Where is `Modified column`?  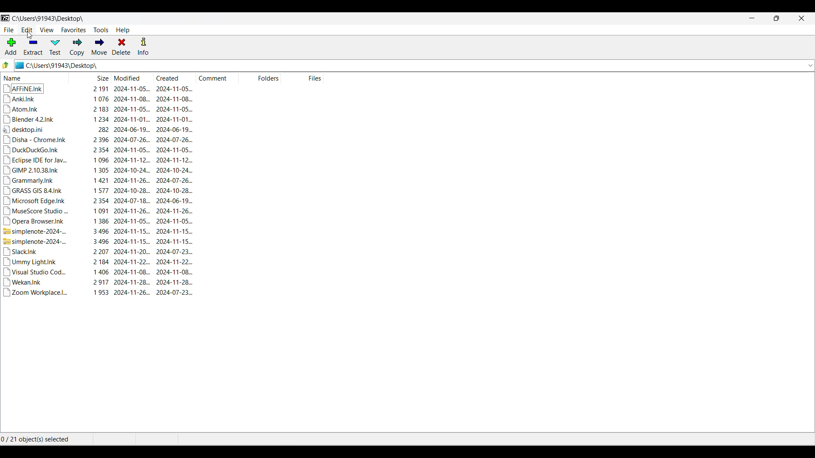
Modified column is located at coordinates (133, 78).